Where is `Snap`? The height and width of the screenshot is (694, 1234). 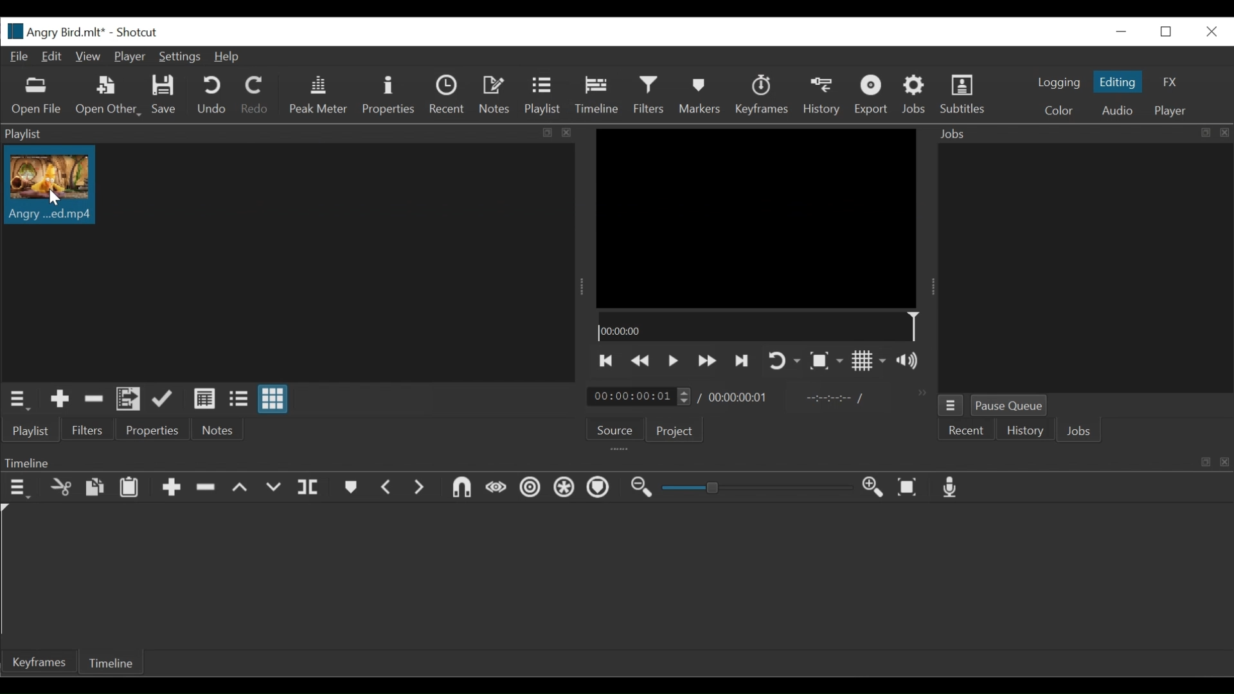 Snap is located at coordinates (461, 488).